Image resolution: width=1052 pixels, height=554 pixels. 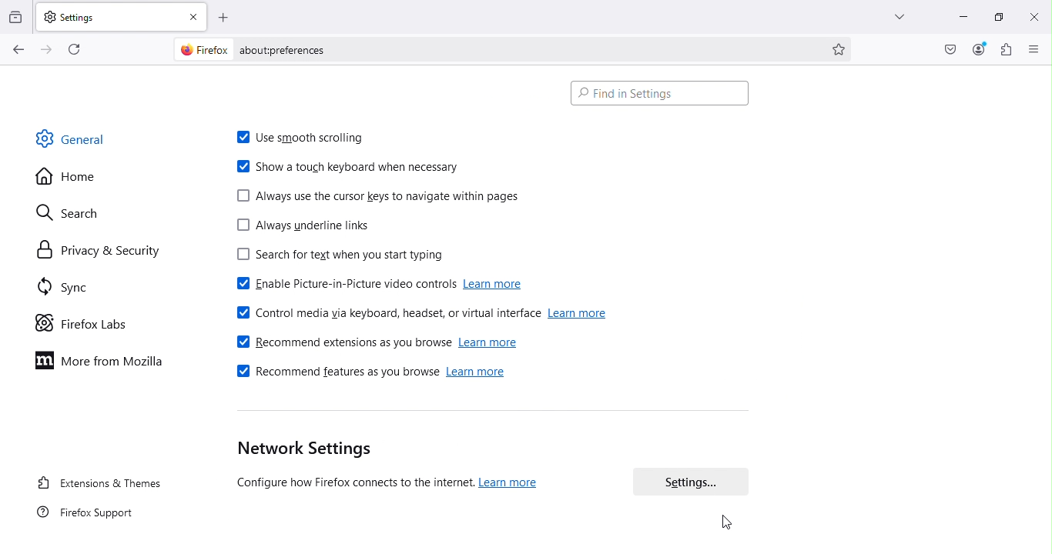 I want to click on Open application menu, so click(x=1036, y=50).